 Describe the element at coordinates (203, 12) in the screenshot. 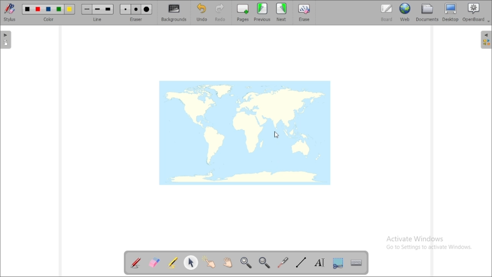

I see `undo` at that location.